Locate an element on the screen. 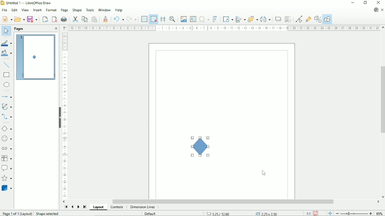  Export is located at coordinates (45, 19).